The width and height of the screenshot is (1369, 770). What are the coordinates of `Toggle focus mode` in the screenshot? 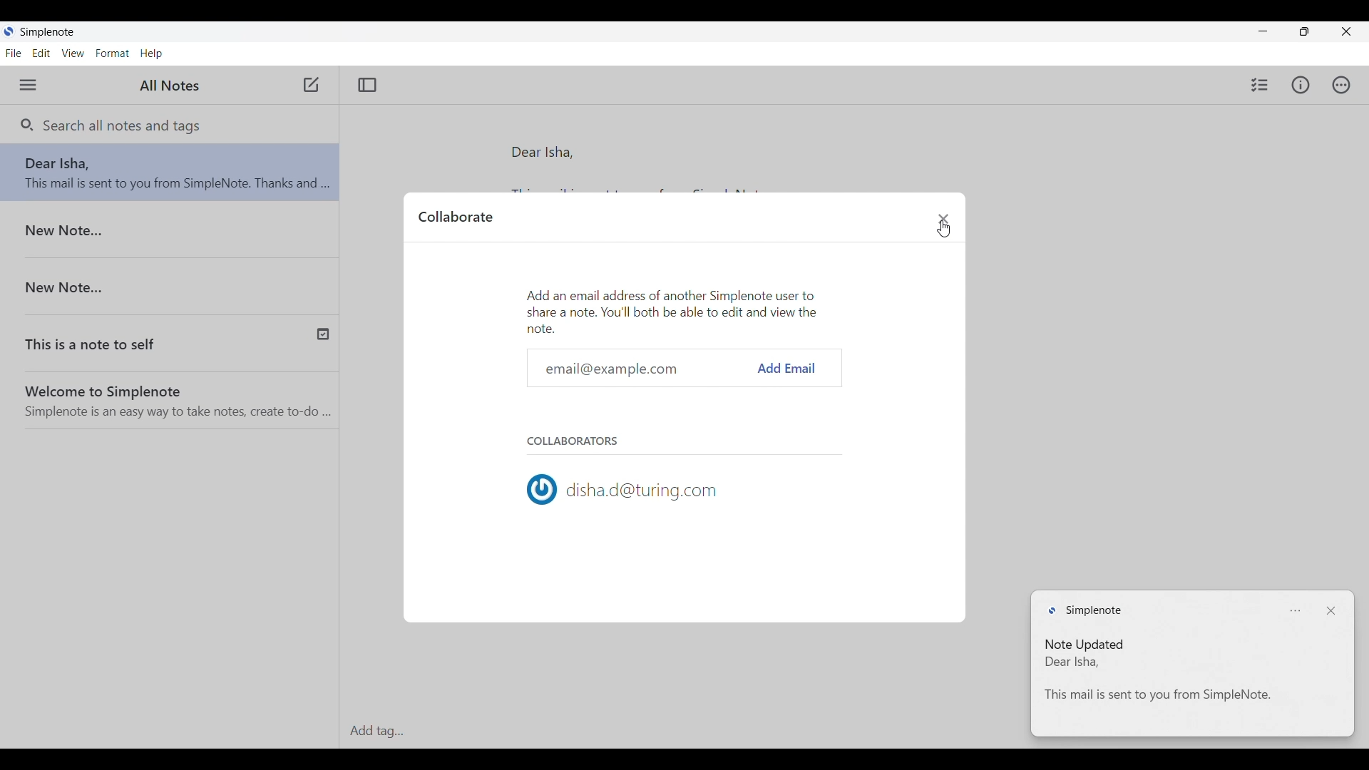 It's located at (367, 85).